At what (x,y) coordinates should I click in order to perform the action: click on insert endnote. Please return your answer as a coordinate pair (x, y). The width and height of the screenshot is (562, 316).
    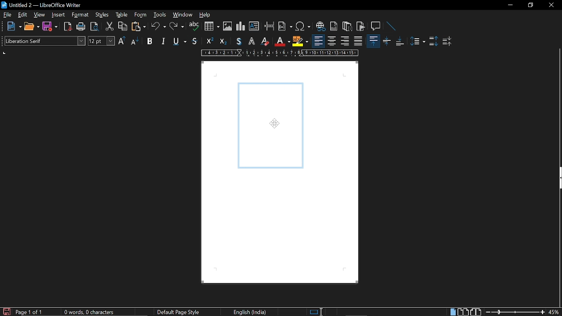
    Looking at the image, I should click on (346, 27).